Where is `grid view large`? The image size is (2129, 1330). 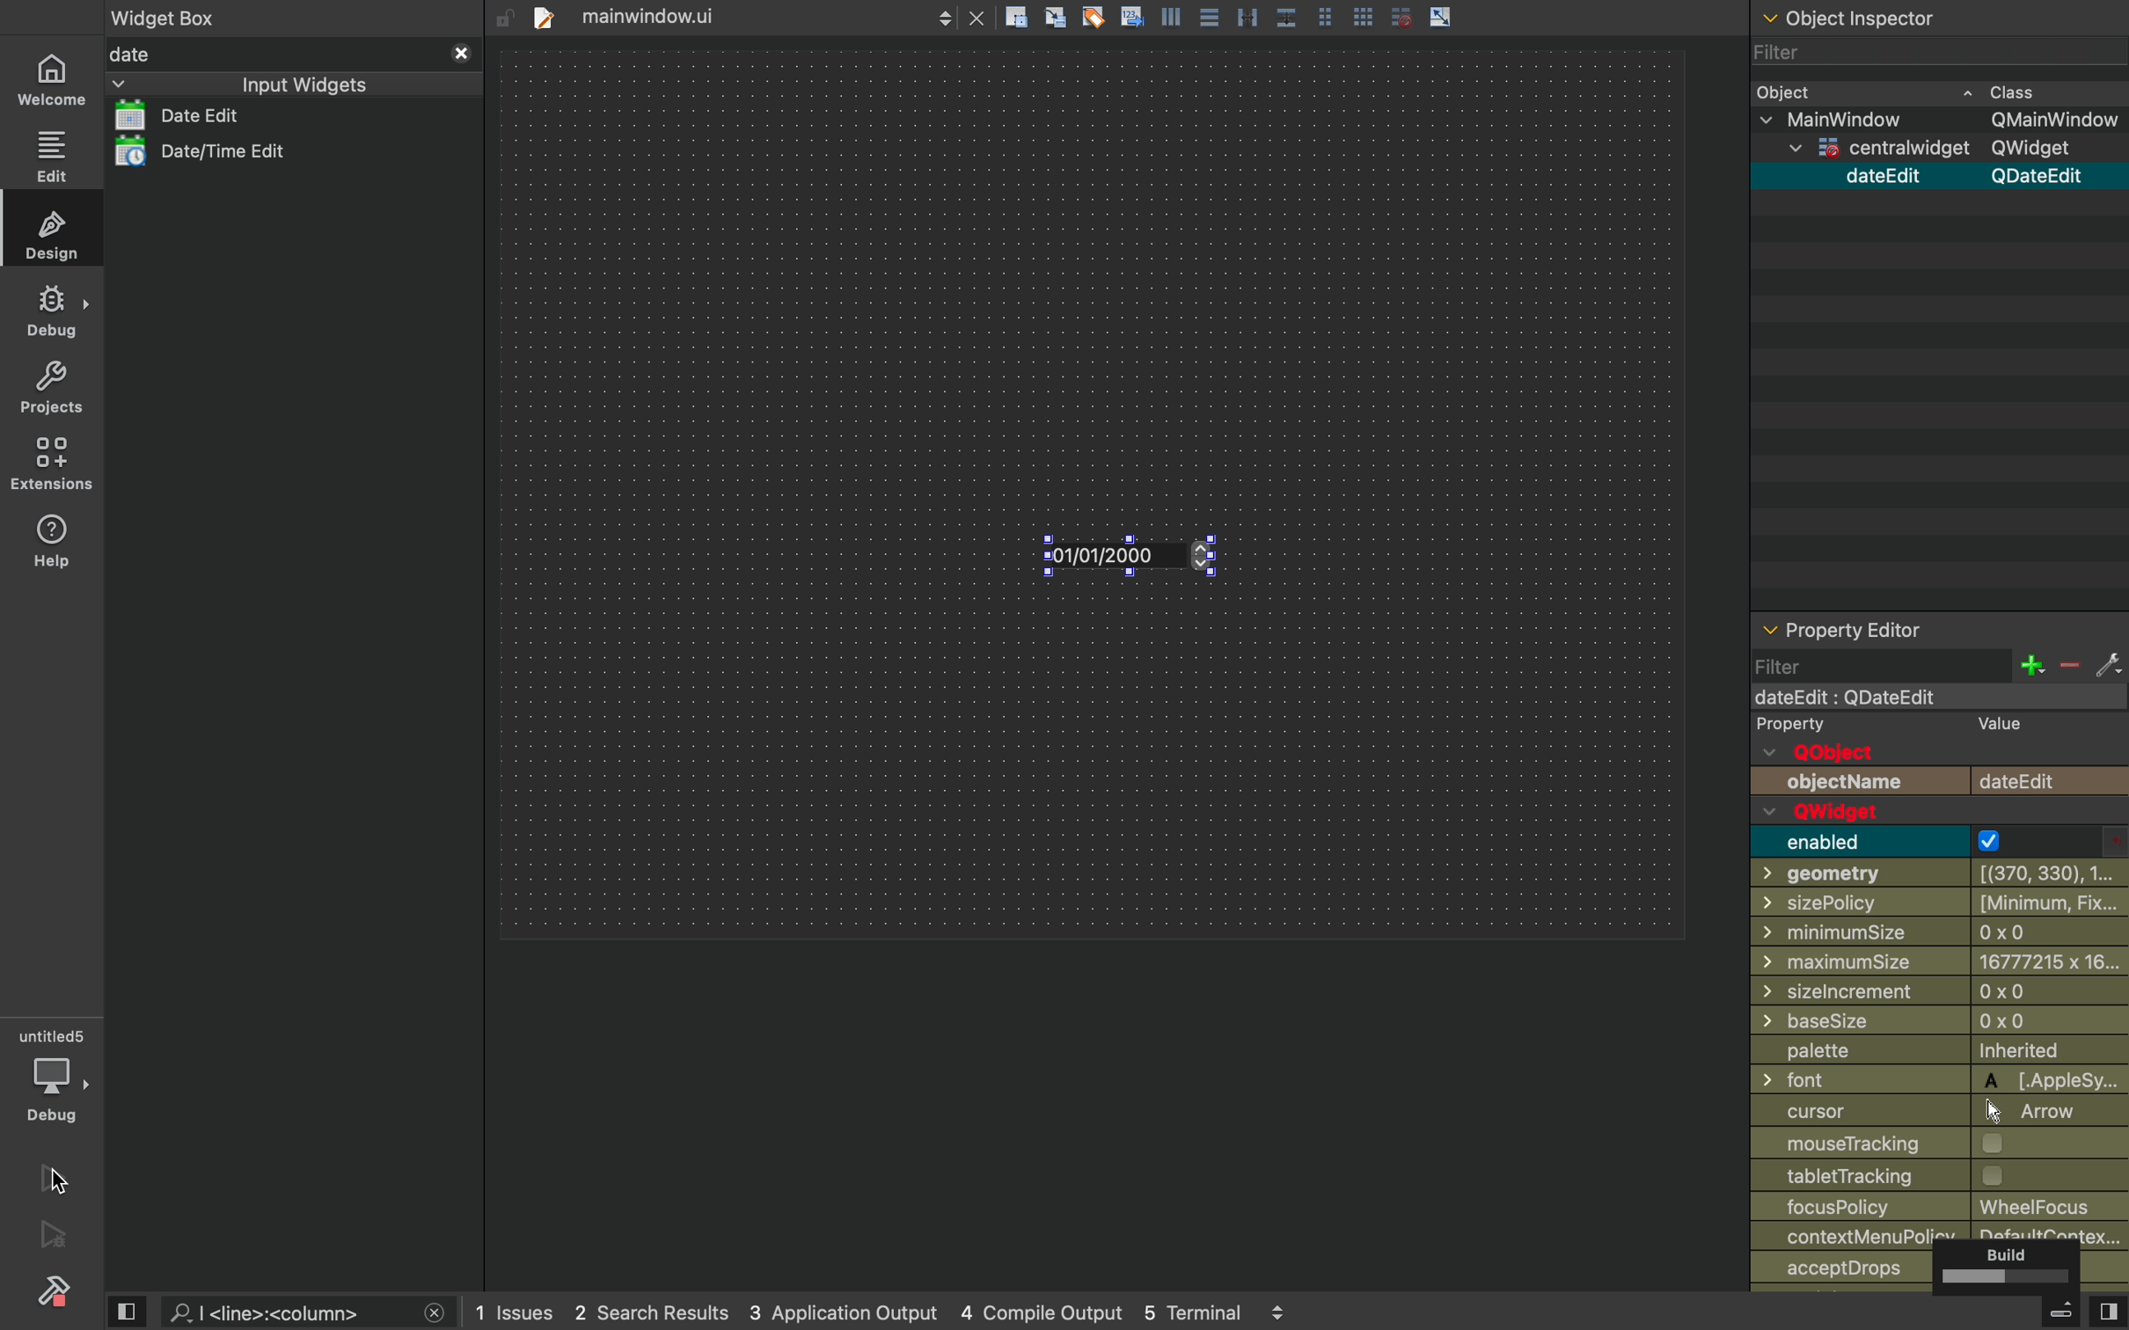
grid view large is located at coordinates (1364, 16).